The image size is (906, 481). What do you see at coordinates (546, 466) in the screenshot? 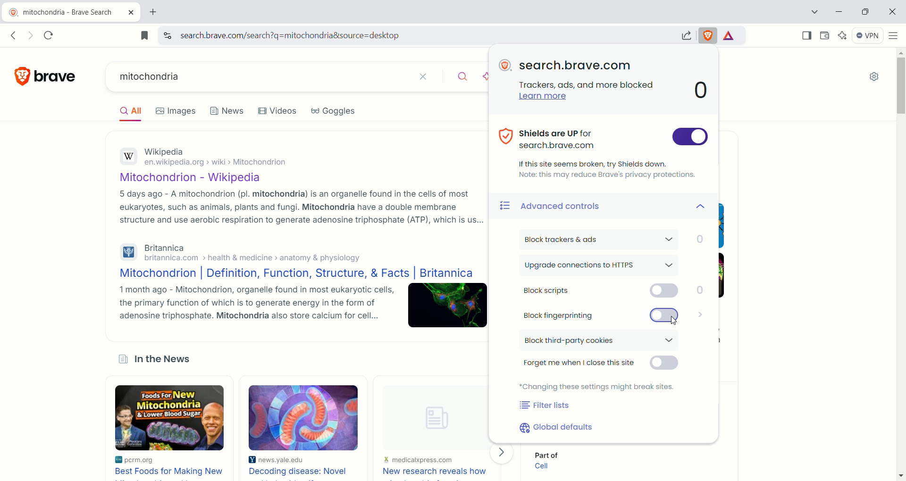
I see `Cell` at bounding box center [546, 466].